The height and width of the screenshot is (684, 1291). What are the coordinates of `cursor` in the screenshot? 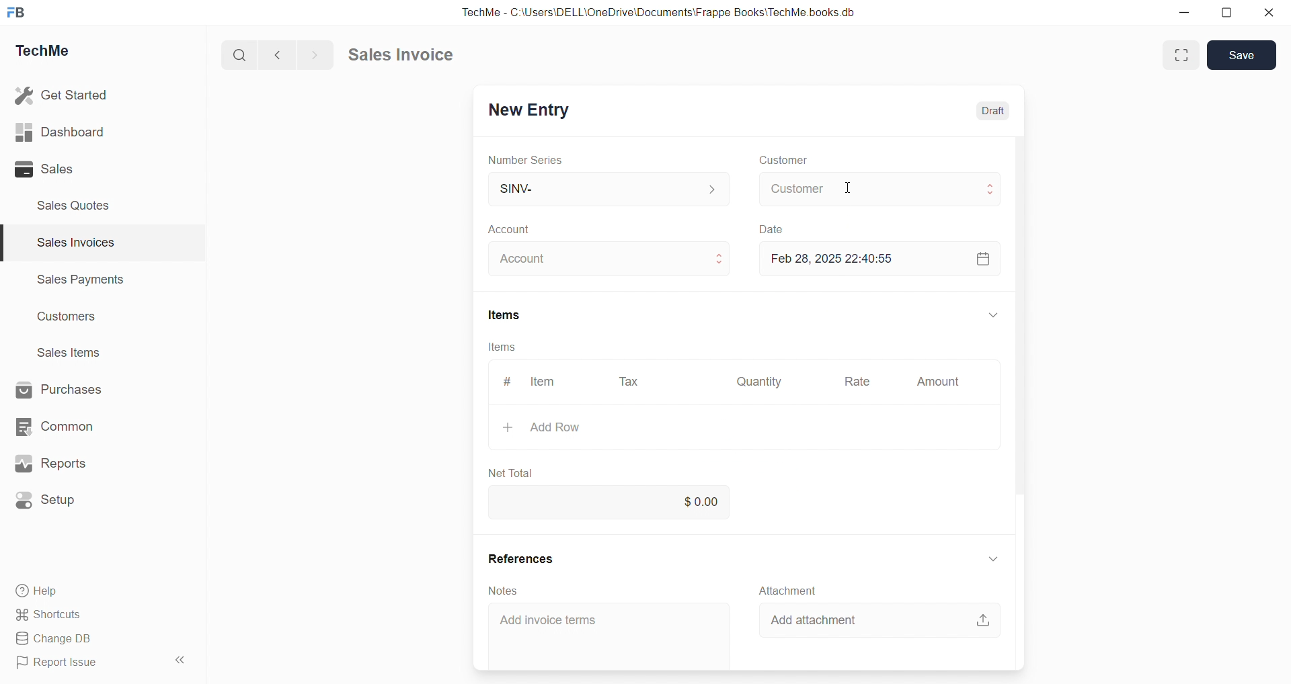 It's located at (849, 187).